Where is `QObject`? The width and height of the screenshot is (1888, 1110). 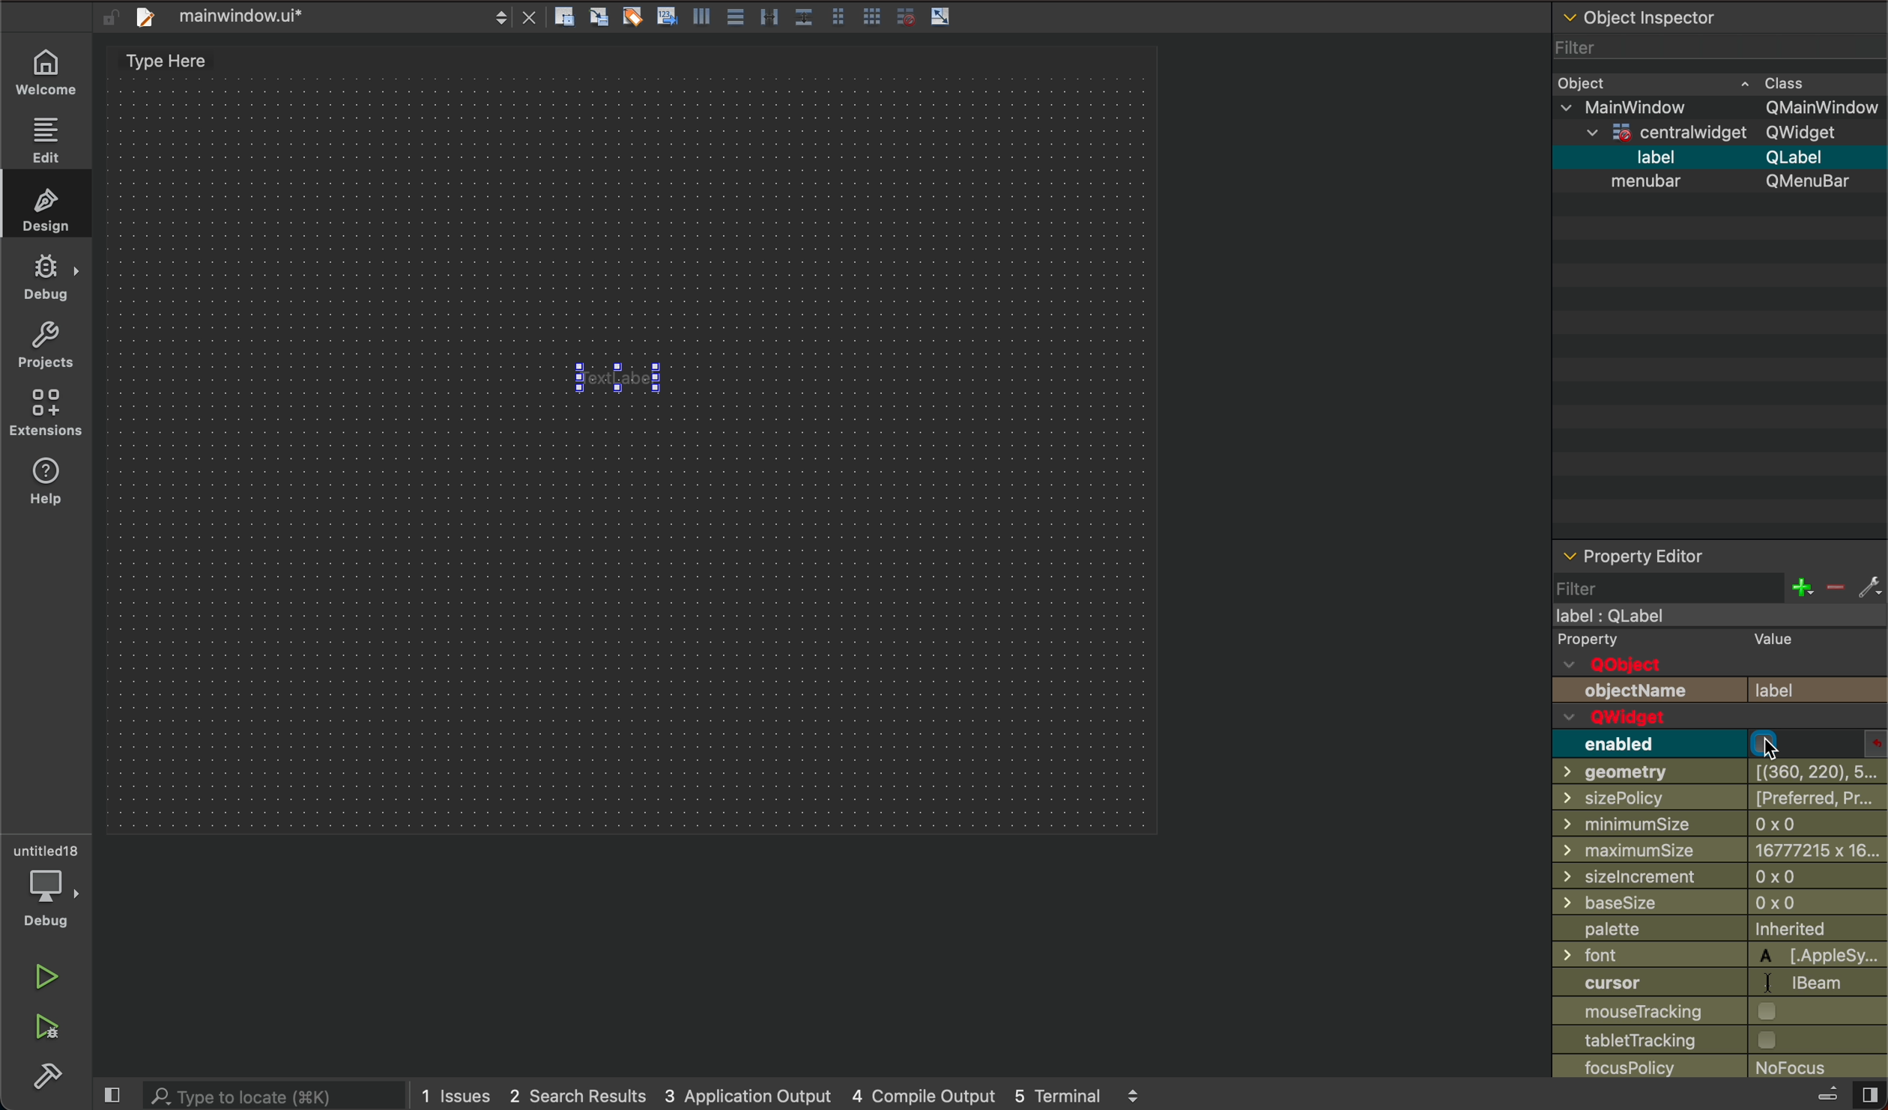 QObject is located at coordinates (1619, 663).